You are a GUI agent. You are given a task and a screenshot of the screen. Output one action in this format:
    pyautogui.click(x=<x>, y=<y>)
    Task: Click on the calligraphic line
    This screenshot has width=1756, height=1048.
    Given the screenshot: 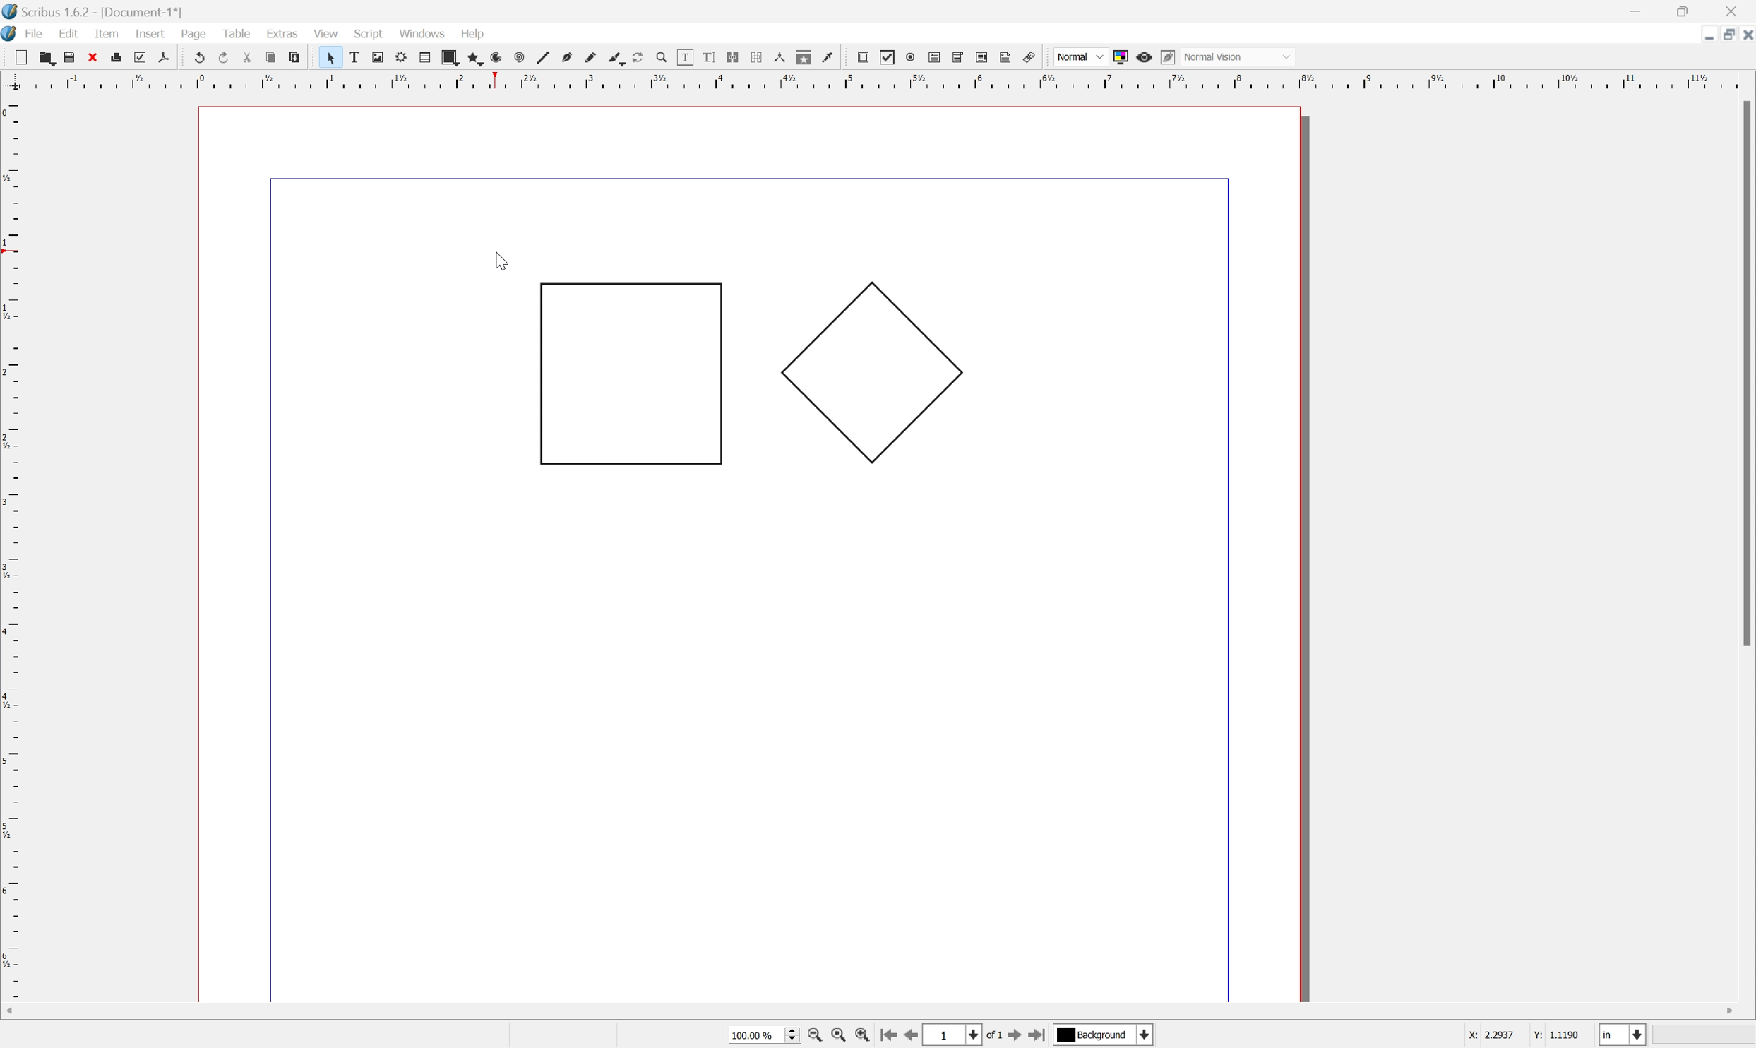 What is the action you would take?
    pyautogui.click(x=611, y=56)
    